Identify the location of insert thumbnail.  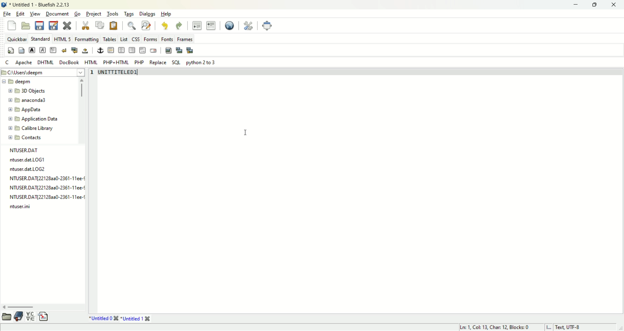
(180, 50).